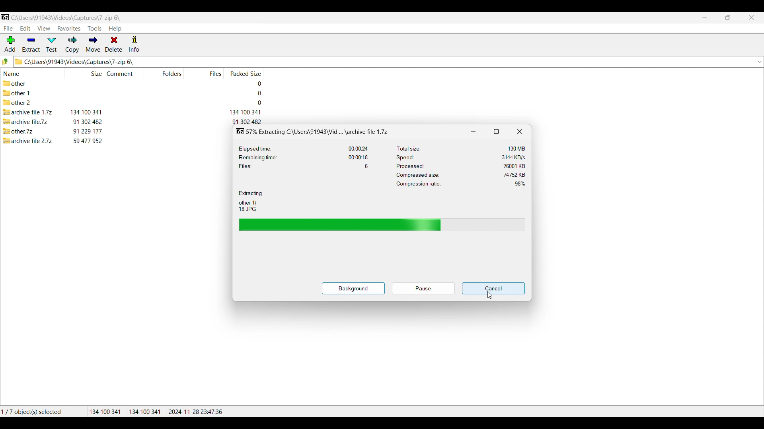 The image size is (764, 429). I want to click on Go to previous folder, so click(6, 61).